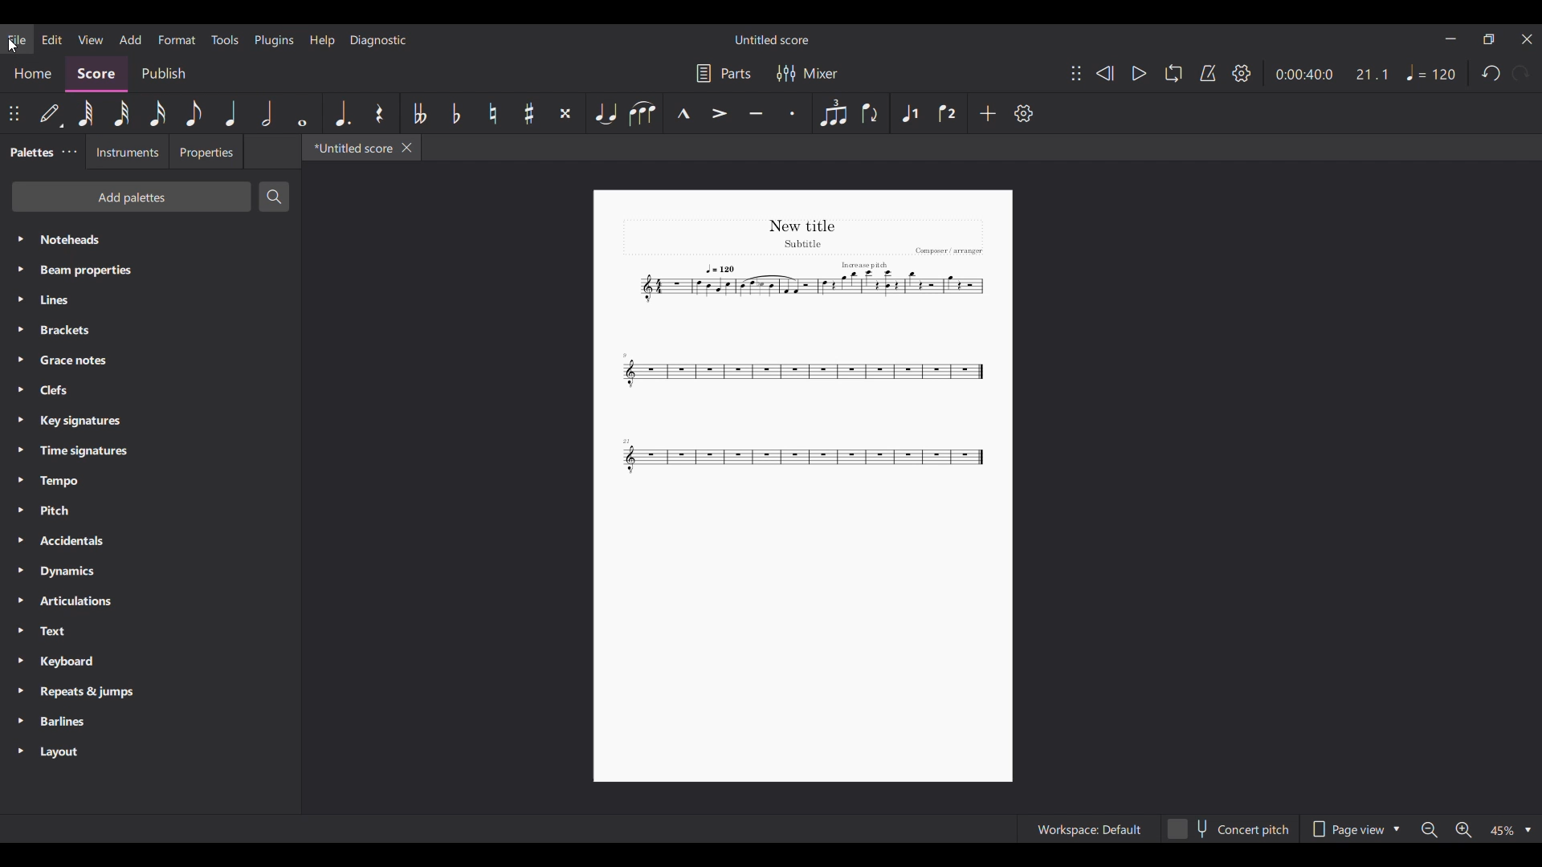 Image resolution: width=1542 pixels, height=867 pixels. Describe the element at coordinates (1429, 830) in the screenshot. I see `Zoom out` at that location.